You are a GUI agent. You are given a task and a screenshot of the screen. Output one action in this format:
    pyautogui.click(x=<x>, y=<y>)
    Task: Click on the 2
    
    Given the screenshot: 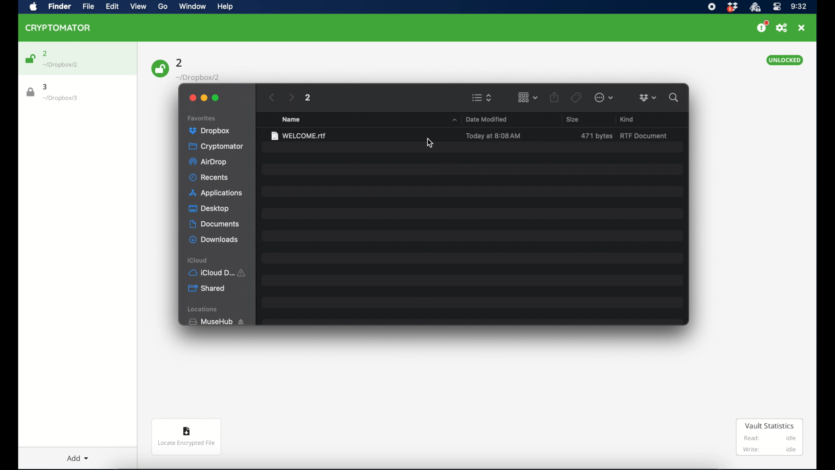 What is the action you would take?
    pyautogui.click(x=45, y=53)
    